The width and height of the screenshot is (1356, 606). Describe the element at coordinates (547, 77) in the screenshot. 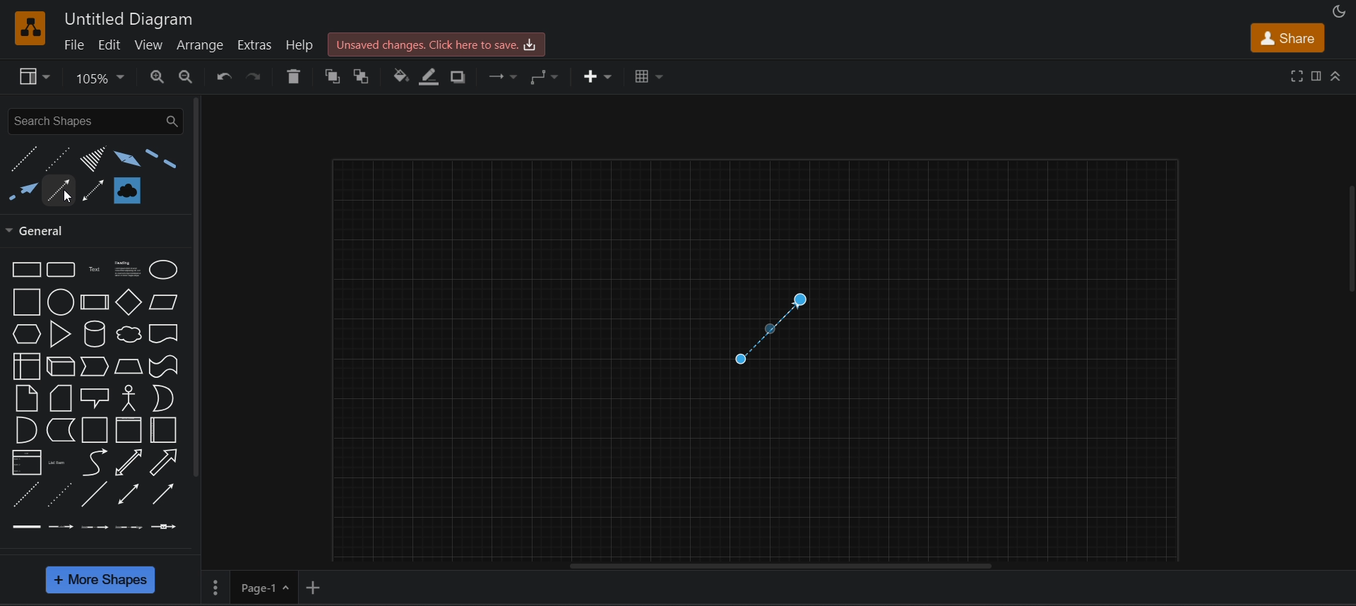

I see `waypoints` at that location.